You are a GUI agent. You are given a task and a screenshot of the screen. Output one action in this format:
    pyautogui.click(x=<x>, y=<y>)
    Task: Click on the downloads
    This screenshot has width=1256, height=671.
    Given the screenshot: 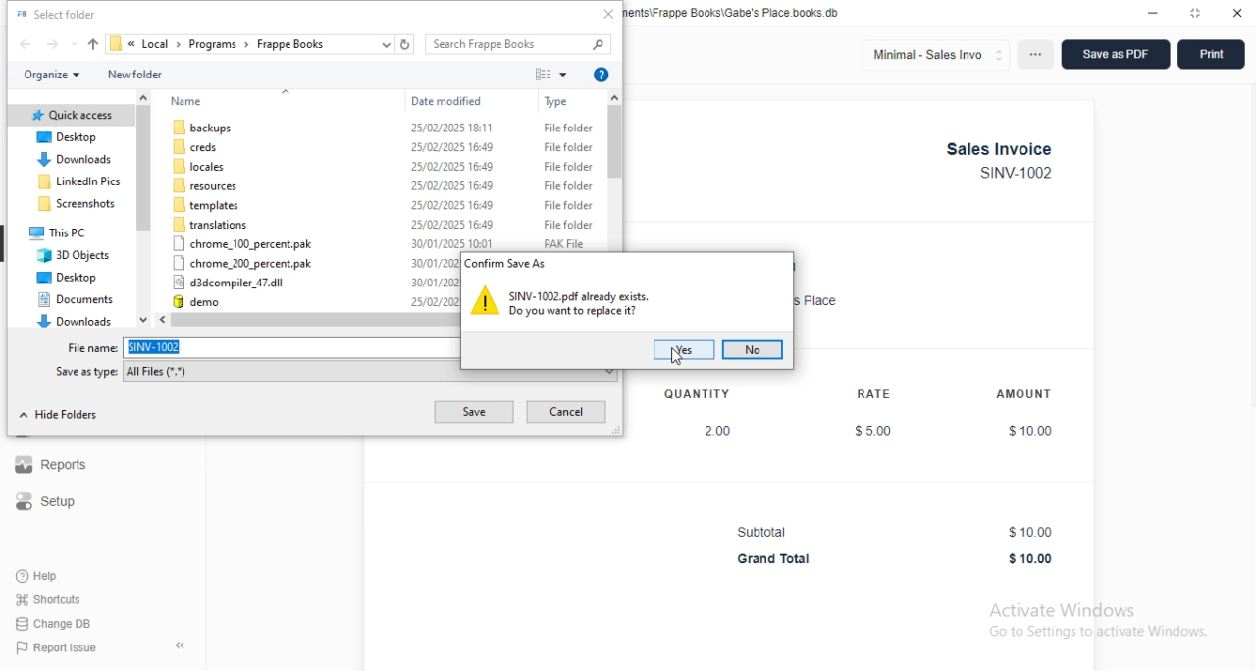 What is the action you would take?
    pyautogui.click(x=75, y=159)
    